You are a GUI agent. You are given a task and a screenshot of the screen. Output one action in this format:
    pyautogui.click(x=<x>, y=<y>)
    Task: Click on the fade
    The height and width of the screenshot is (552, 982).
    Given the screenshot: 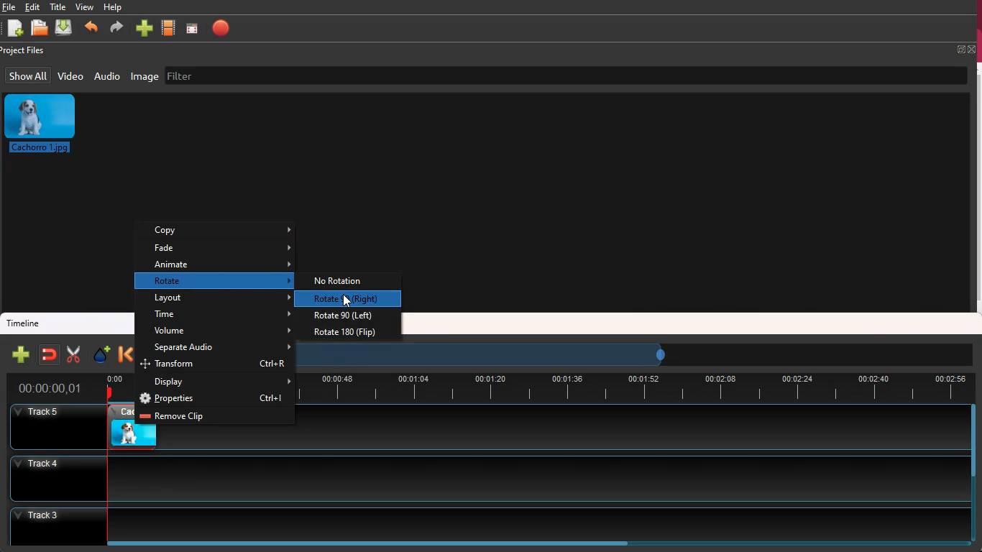 What is the action you would take?
    pyautogui.click(x=221, y=249)
    